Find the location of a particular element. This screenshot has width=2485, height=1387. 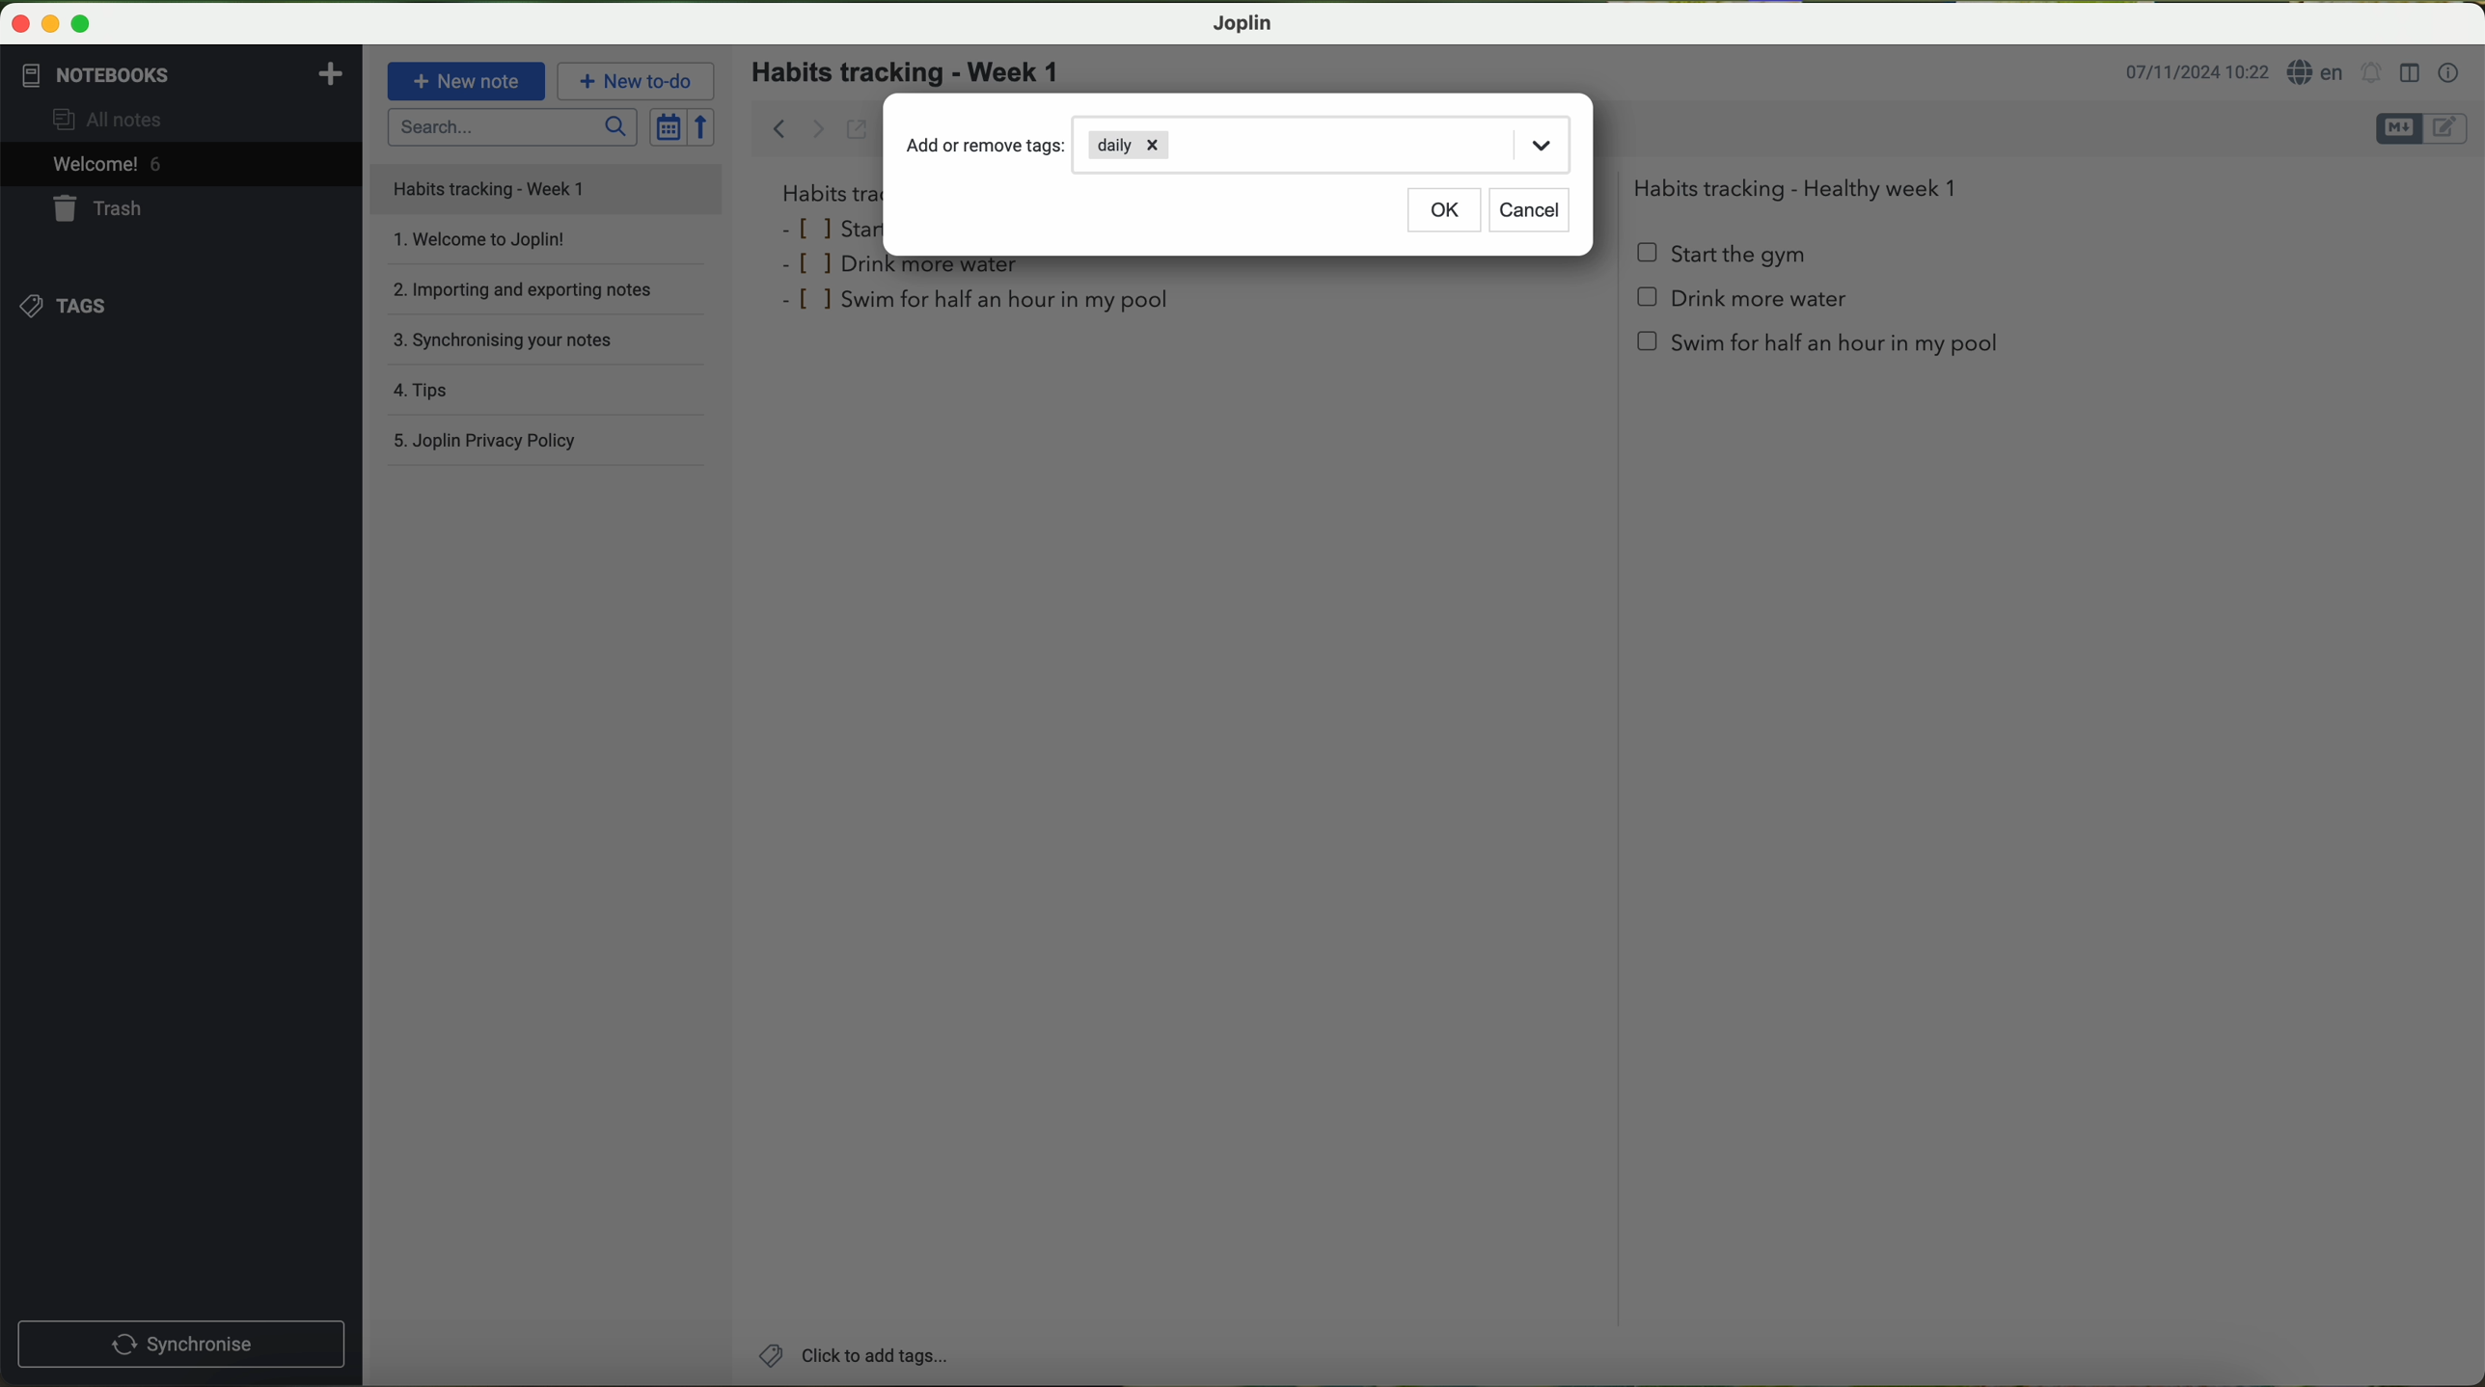

toggle external editing is located at coordinates (857, 128).